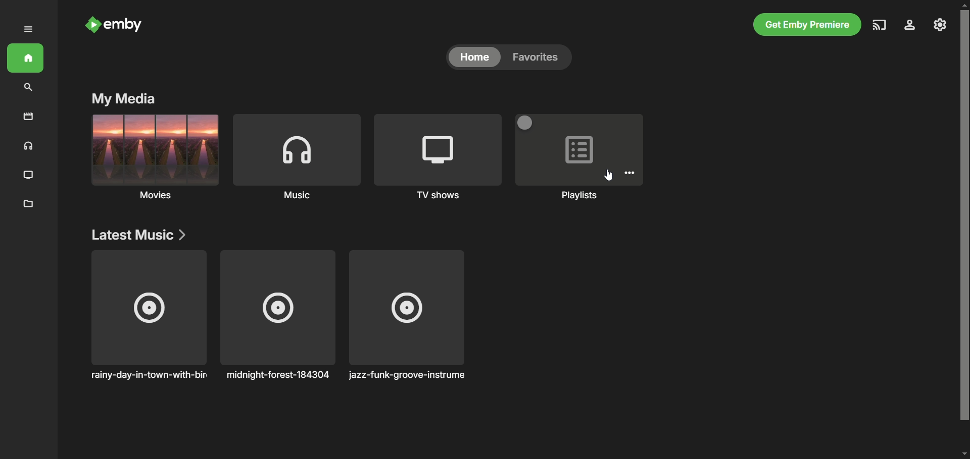  What do you see at coordinates (880, 25) in the screenshot?
I see `play on another device` at bounding box center [880, 25].